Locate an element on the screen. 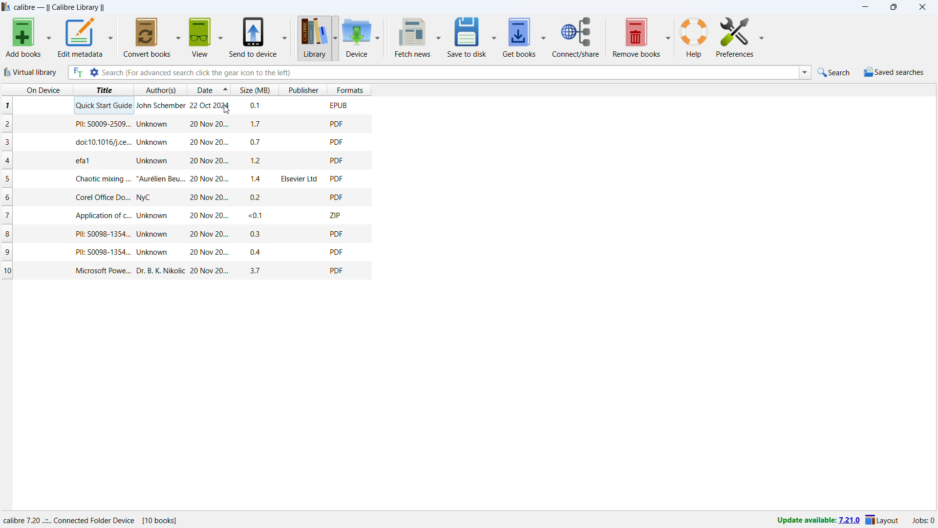 This screenshot has height=528, width=938. enter search string is located at coordinates (449, 72).